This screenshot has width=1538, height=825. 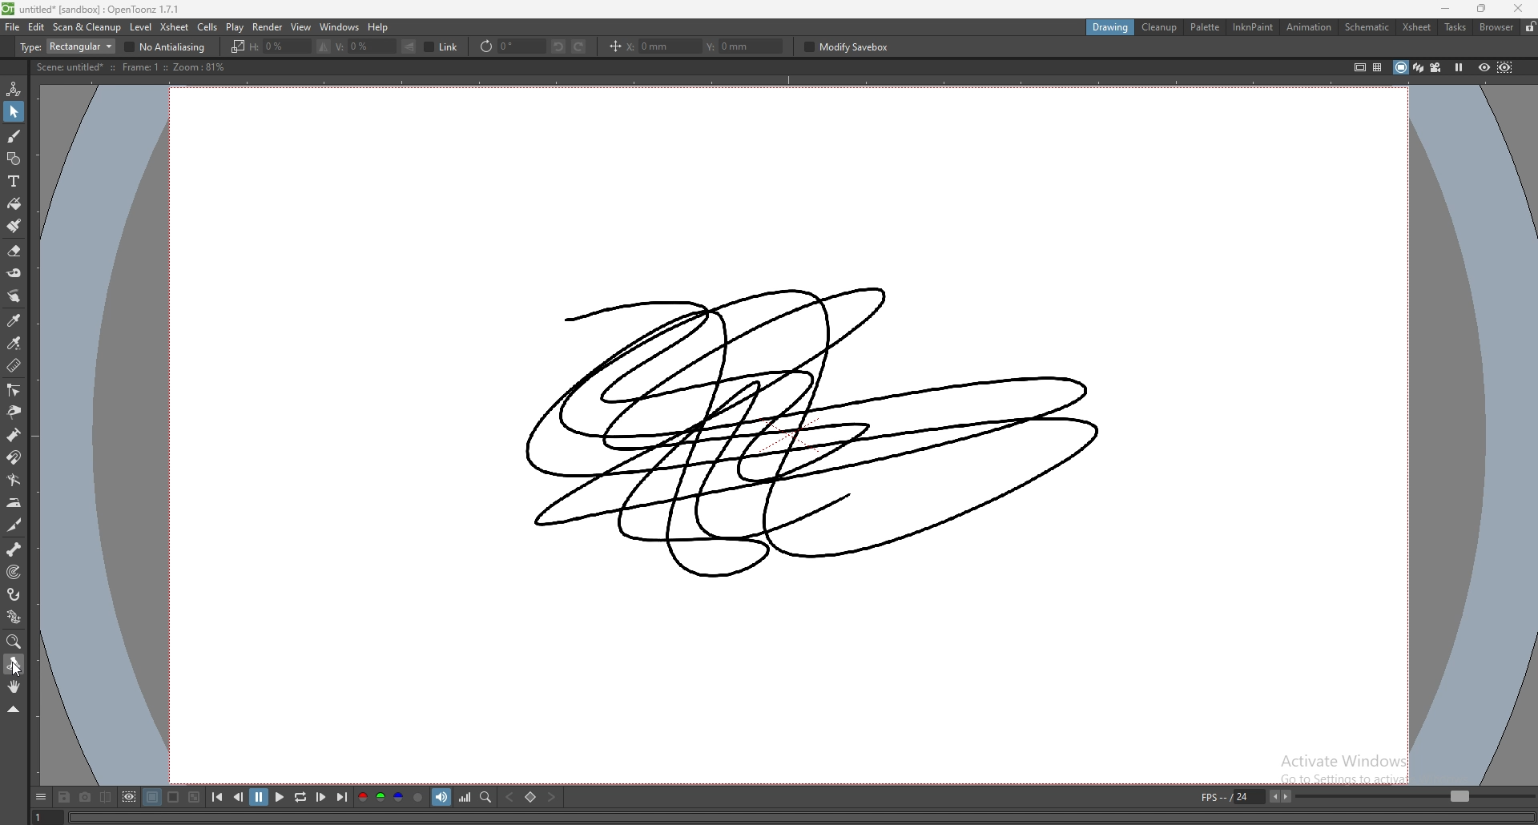 What do you see at coordinates (464, 799) in the screenshot?
I see `histogram` at bounding box center [464, 799].